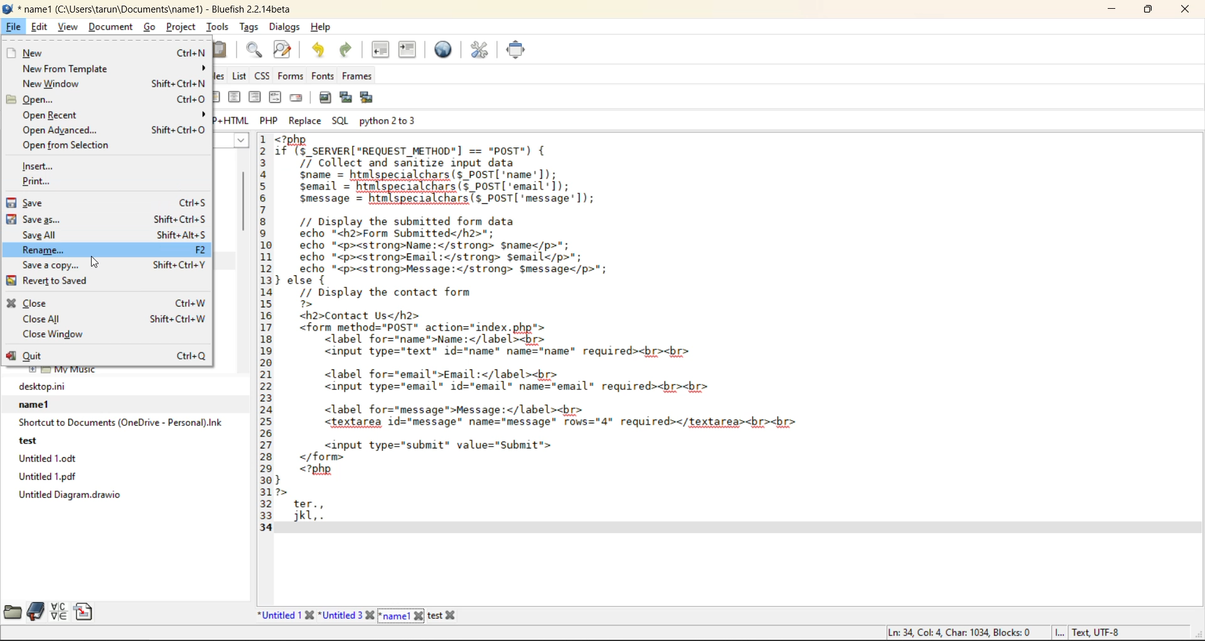  I want to click on edit, so click(41, 28).